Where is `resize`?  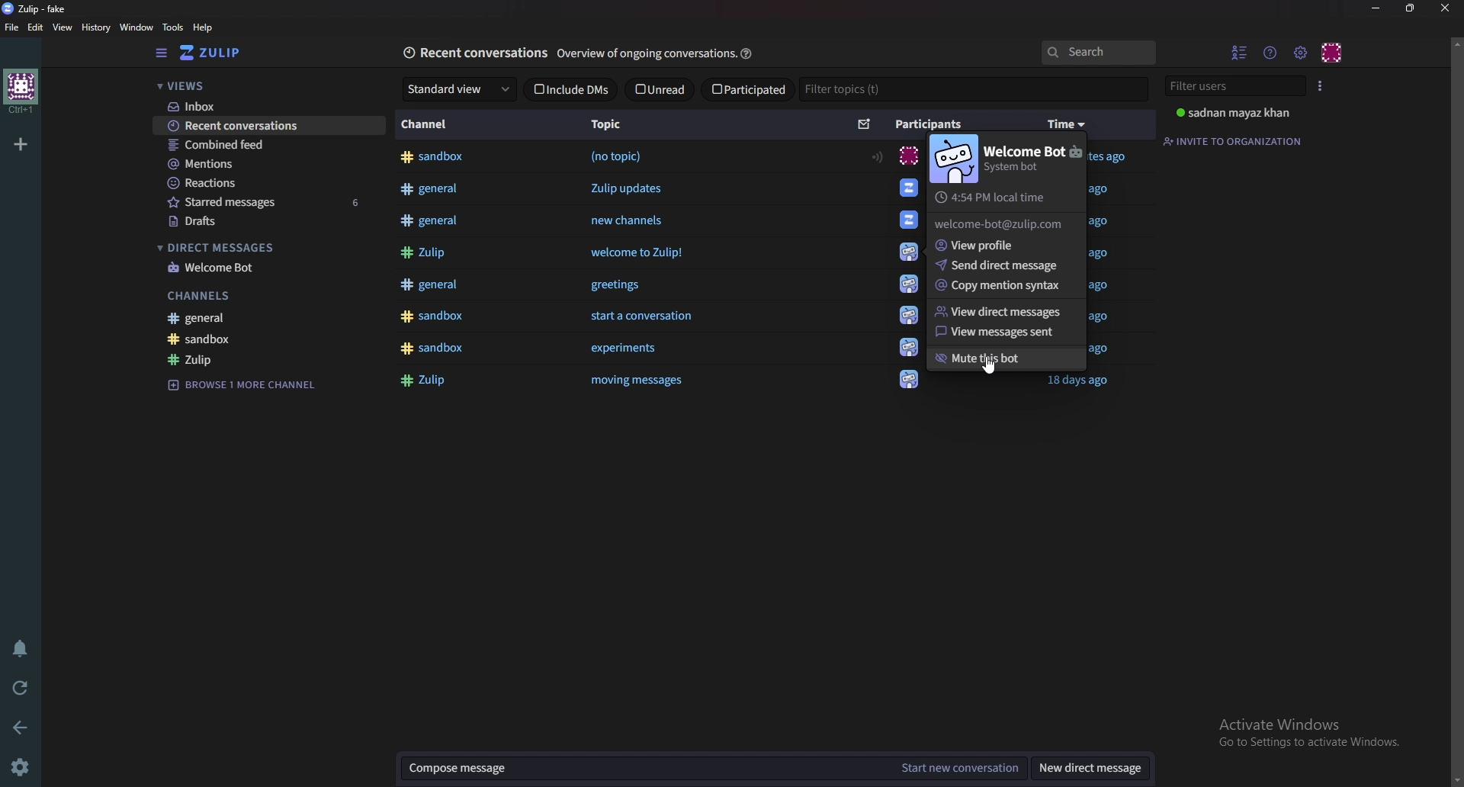 resize is located at coordinates (1410, 8).